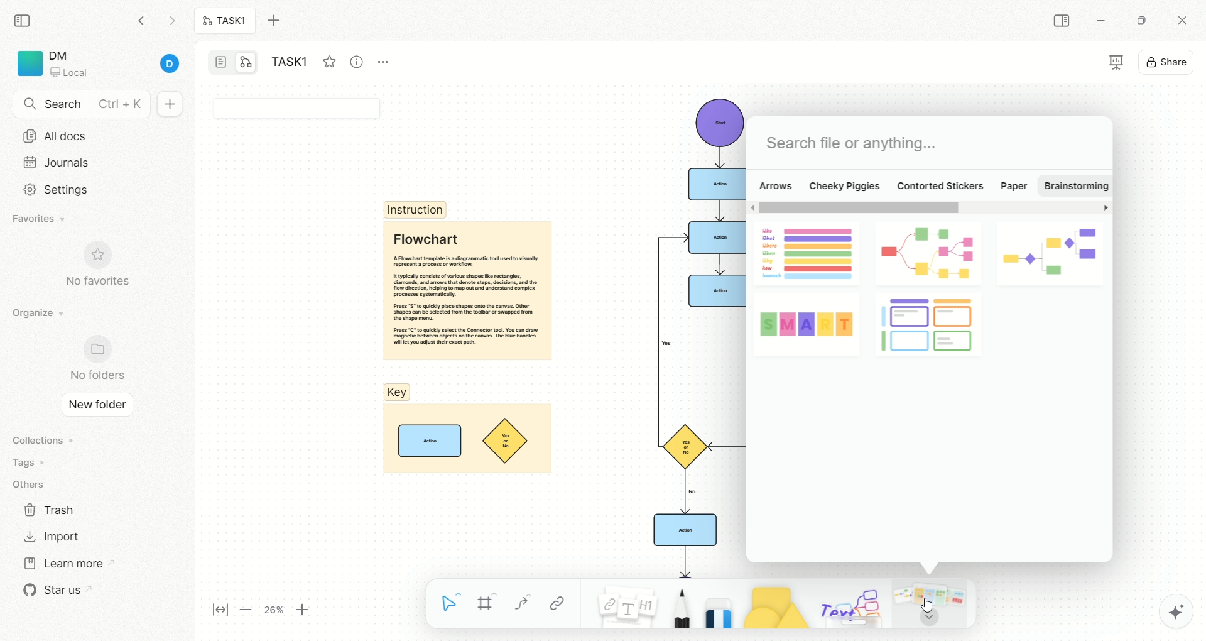  Describe the element at coordinates (246, 62) in the screenshot. I see `edgeless mode` at that location.